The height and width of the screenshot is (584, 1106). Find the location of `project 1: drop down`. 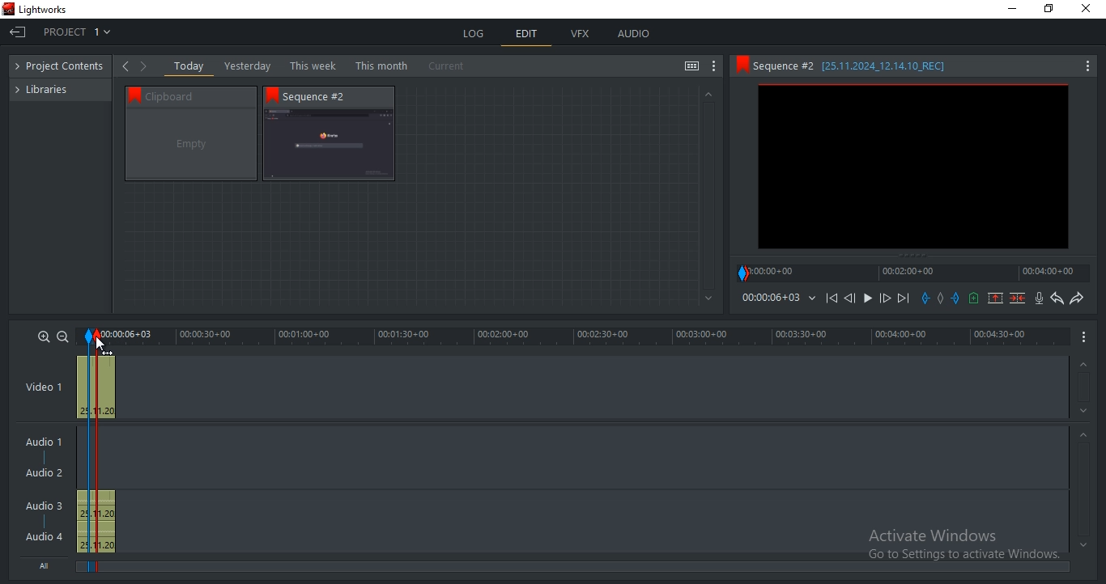

project 1: drop down is located at coordinates (77, 32).